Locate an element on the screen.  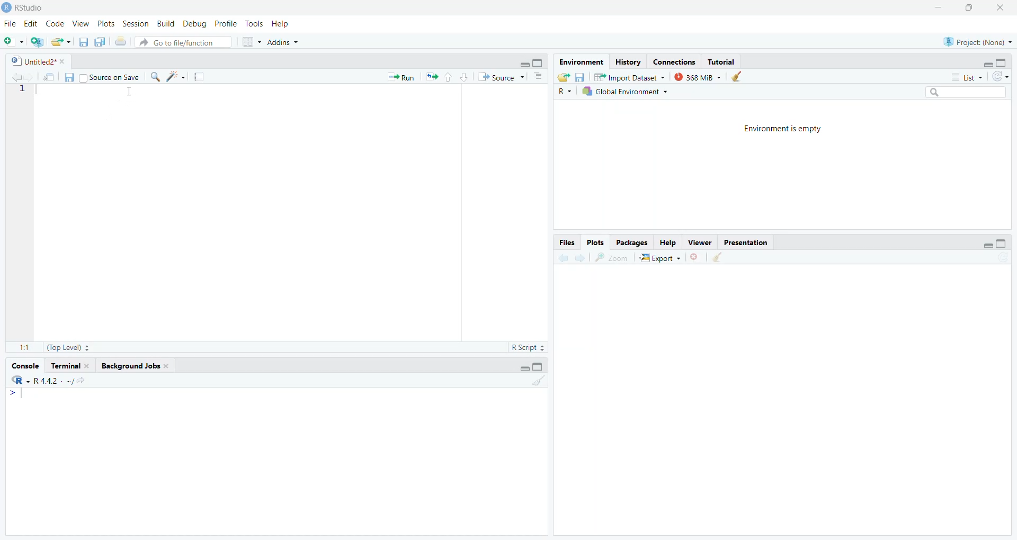
minimise is located at coordinates (521, 64).